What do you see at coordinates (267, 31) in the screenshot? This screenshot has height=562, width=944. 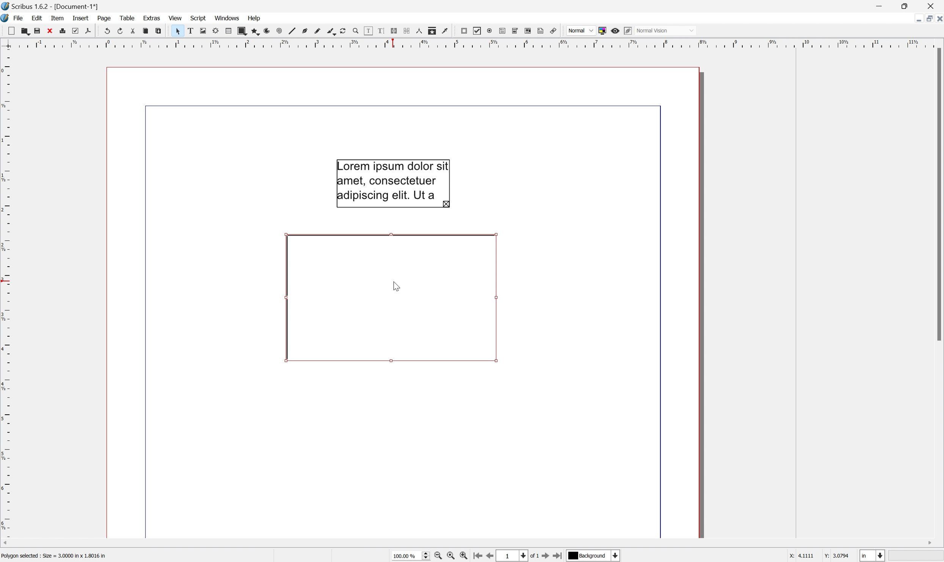 I see `Arc` at bounding box center [267, 31].